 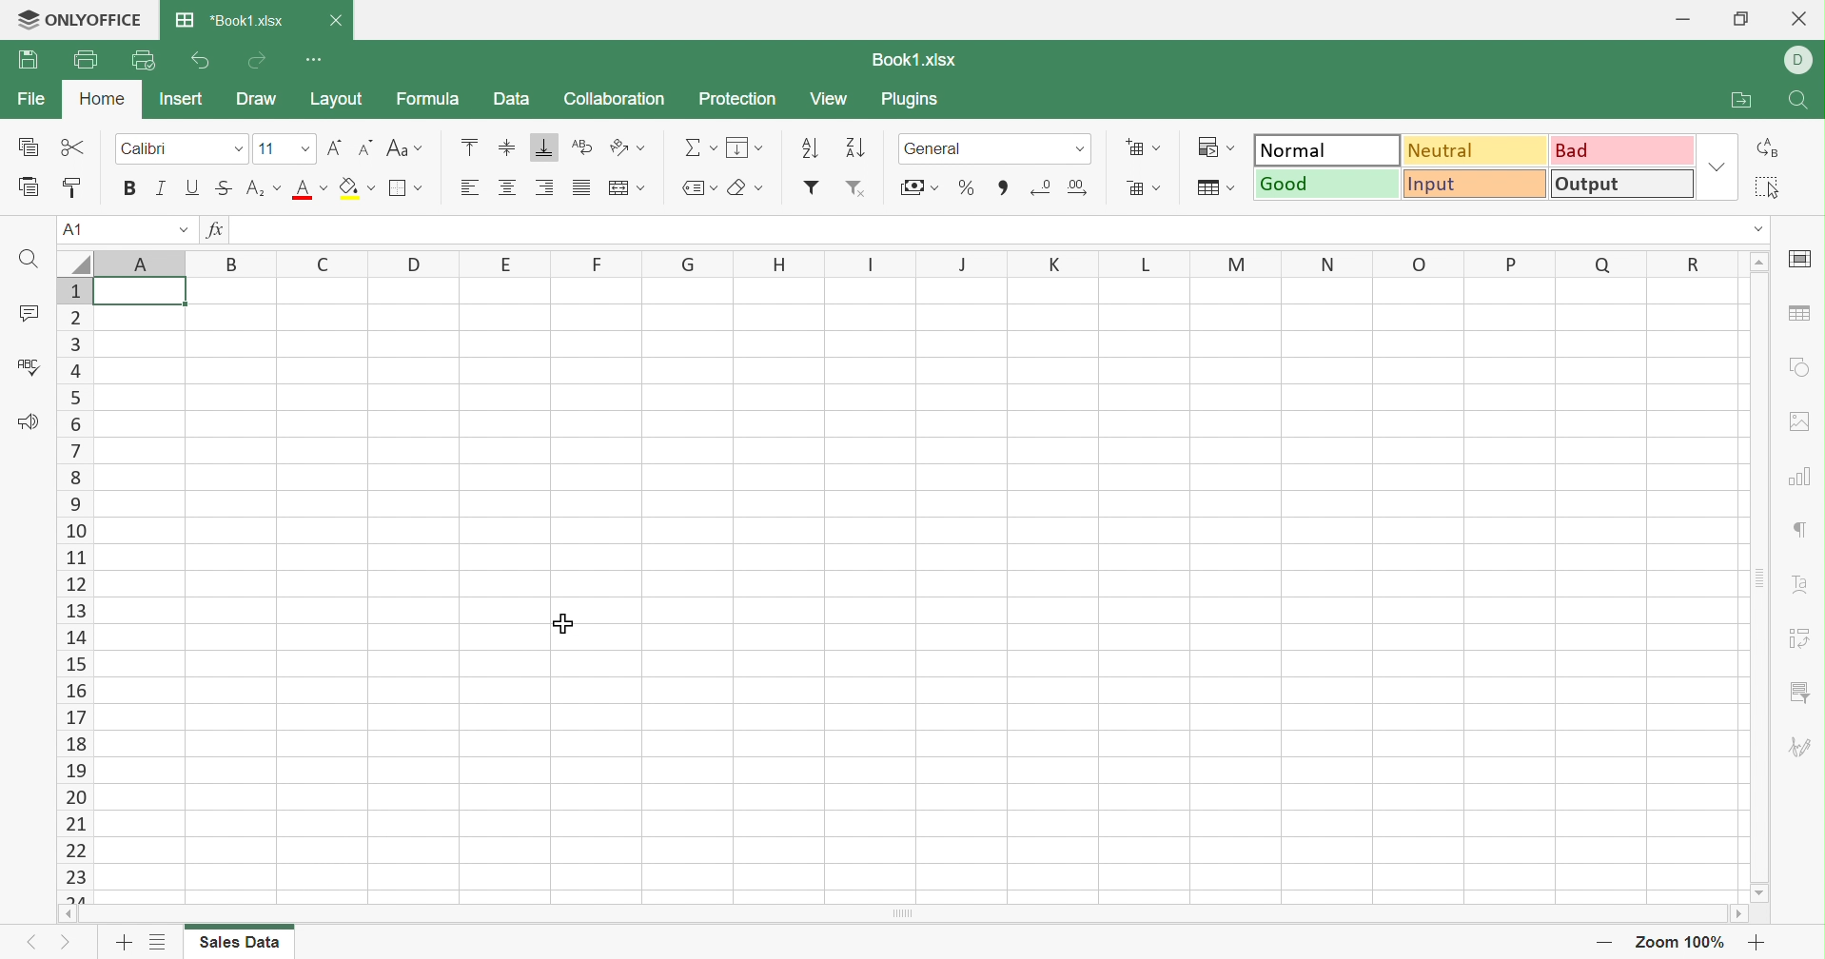 What do you see at coordinates (1759, 941) in the screenshot?
I see `Zoom in` at bounding box center [1759, 941].